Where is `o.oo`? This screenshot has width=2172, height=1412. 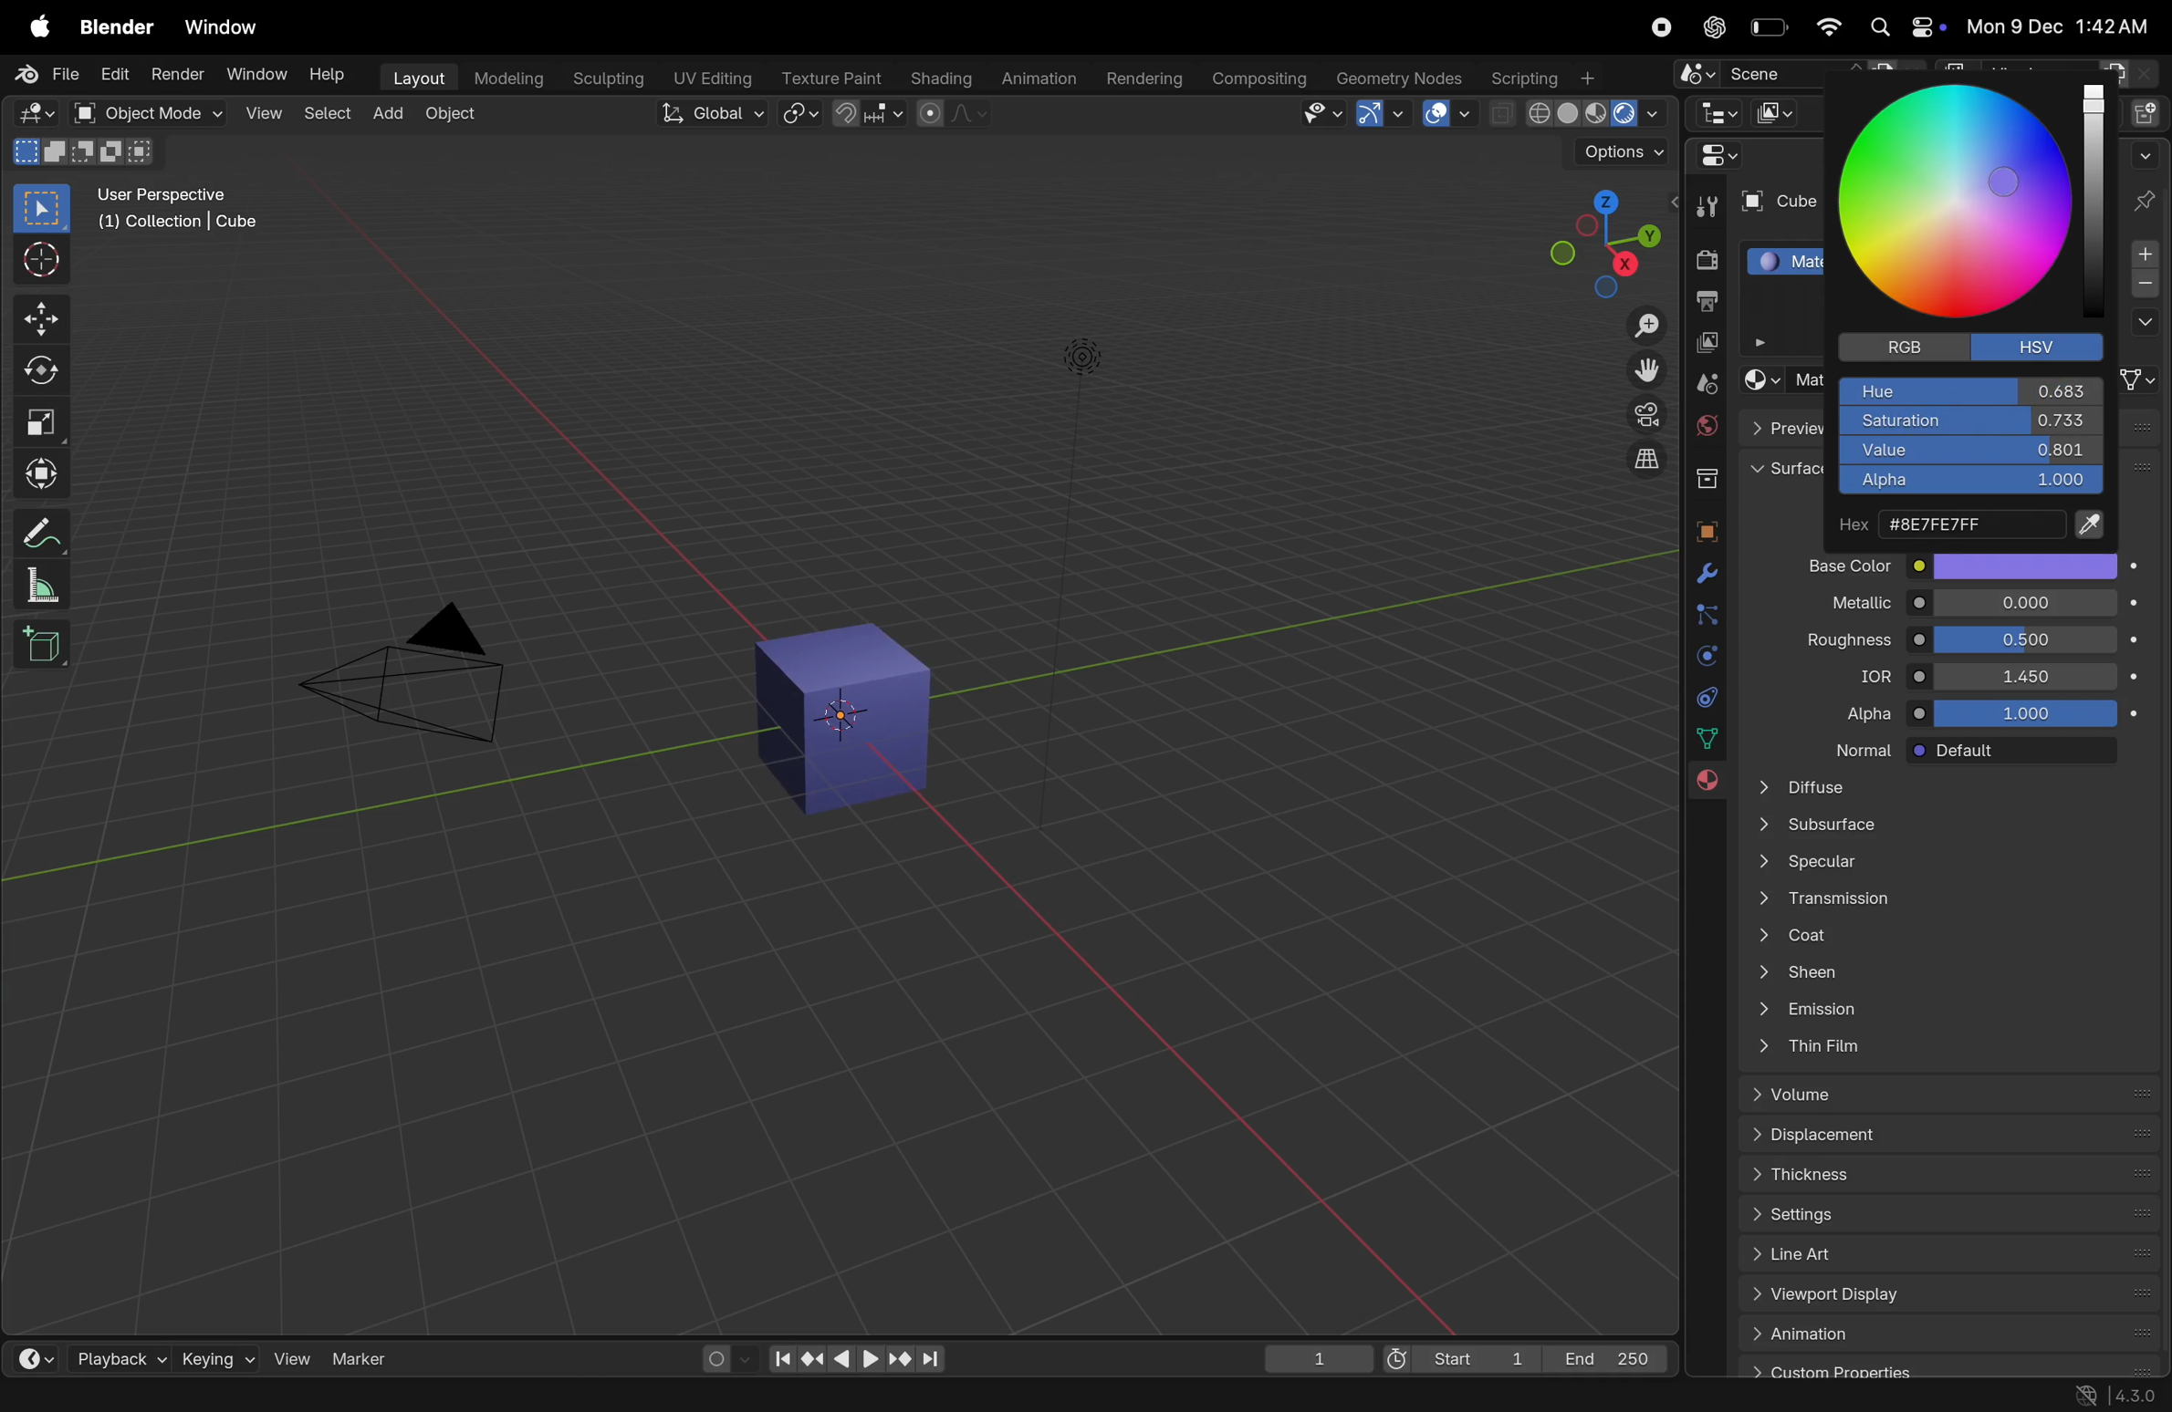
o.oo is located at coordinates (2026, 604).